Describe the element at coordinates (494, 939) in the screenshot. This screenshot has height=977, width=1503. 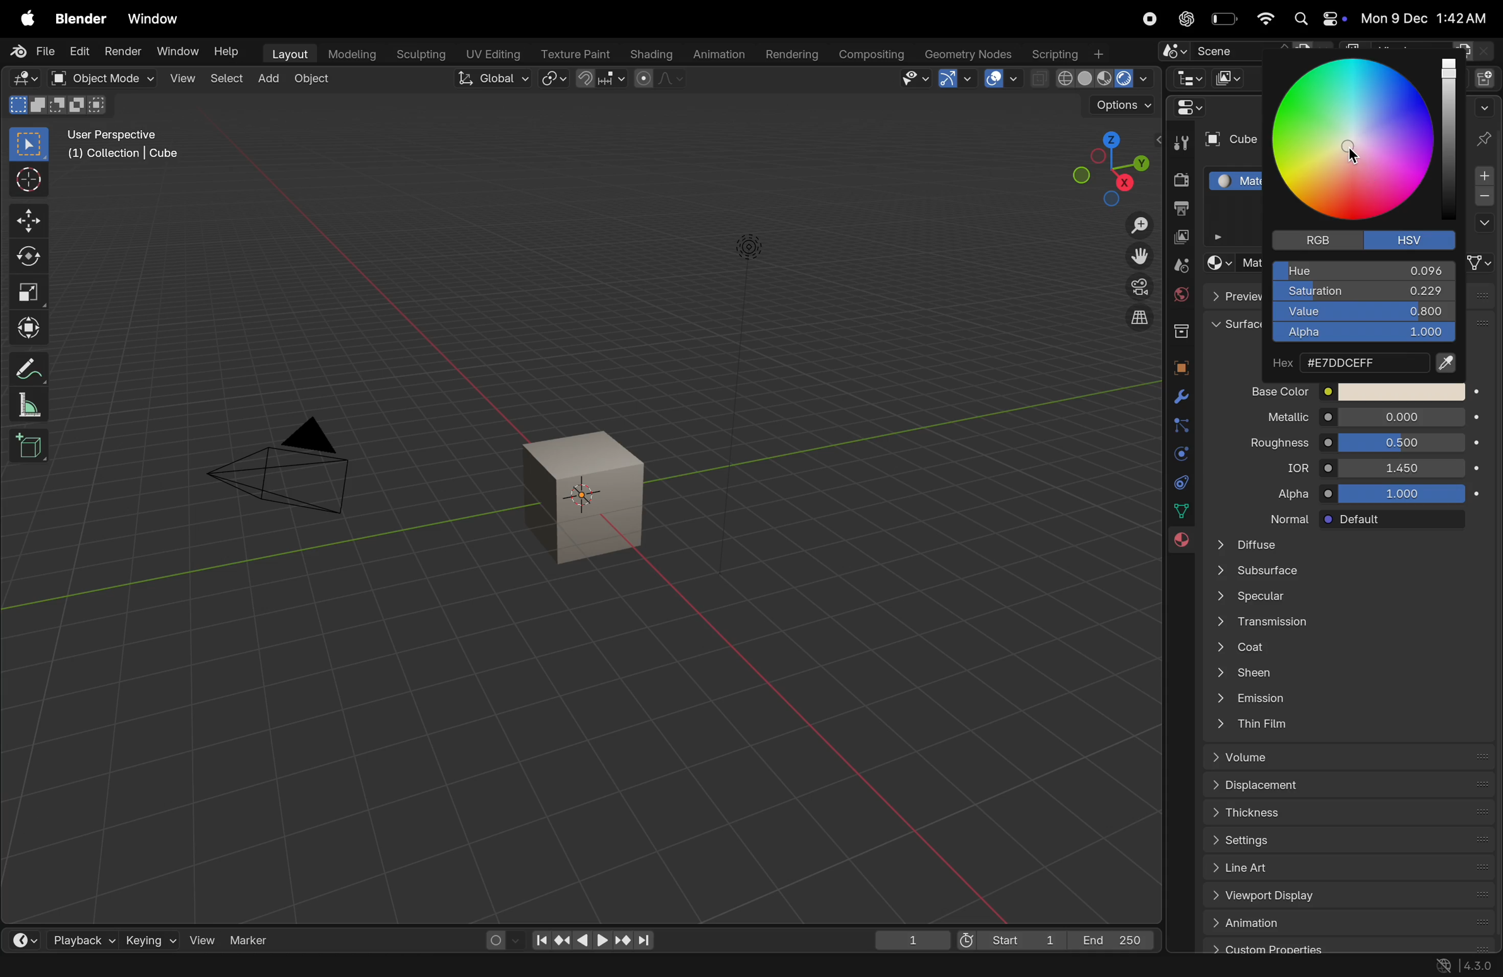
I see `auuto keying` at that location.